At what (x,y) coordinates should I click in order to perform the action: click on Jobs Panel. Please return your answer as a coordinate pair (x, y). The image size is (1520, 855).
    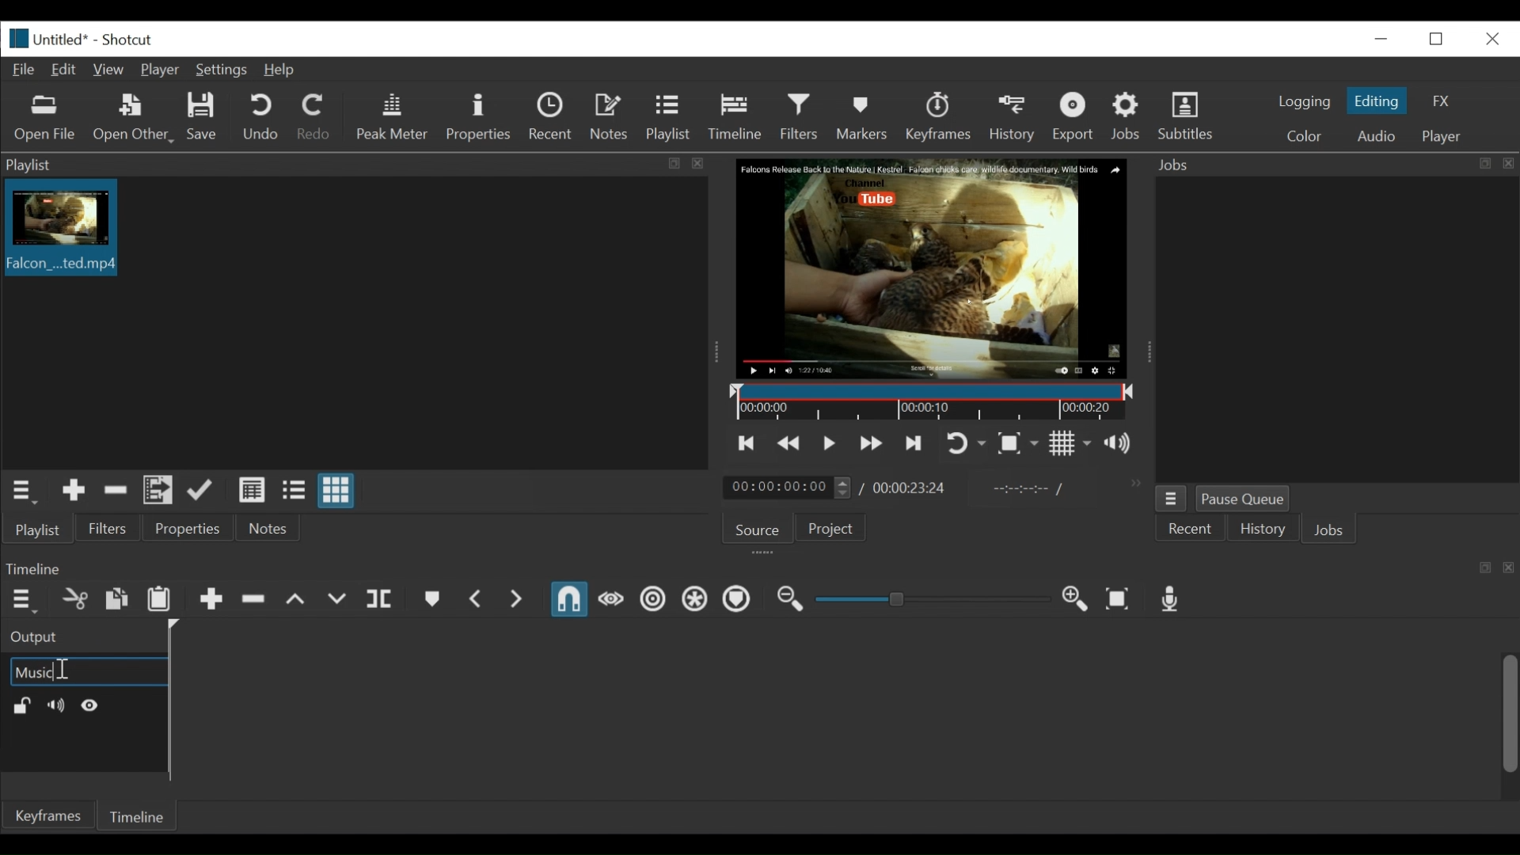
    Looking at the image, I should click on (1331, 165).